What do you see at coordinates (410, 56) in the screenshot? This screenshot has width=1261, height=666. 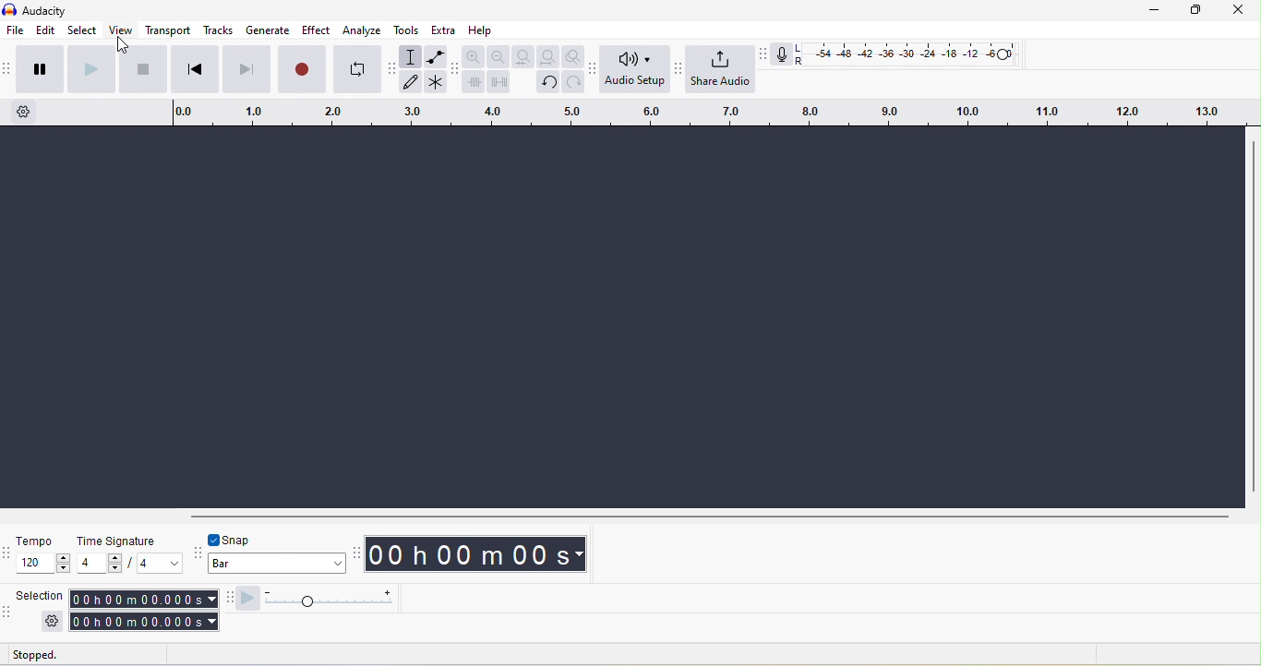 I see `selection tool` at bounding box center [410, 56].